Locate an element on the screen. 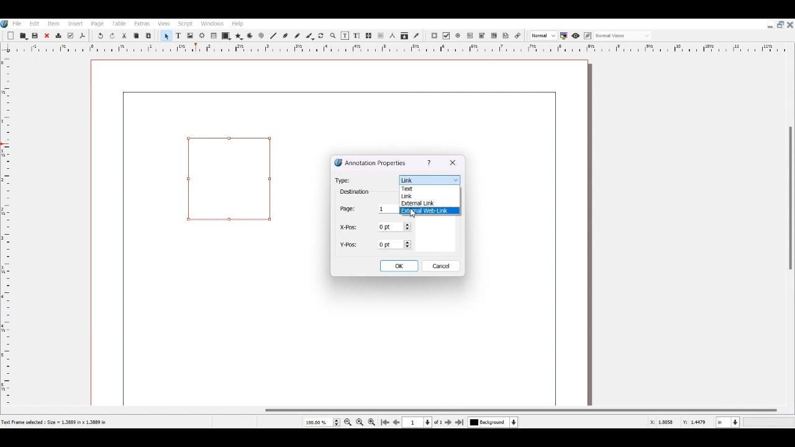 Image resolution: width=795 pixels, height=447 pixels. Go to next page is located at coordinates (449, 422).